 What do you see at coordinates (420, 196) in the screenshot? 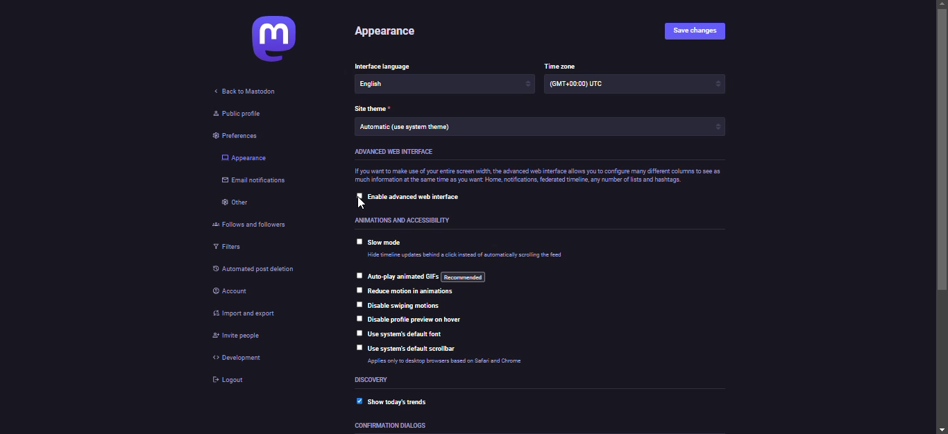
I see `enable advanced web interface` at bounding box center [420, 196].